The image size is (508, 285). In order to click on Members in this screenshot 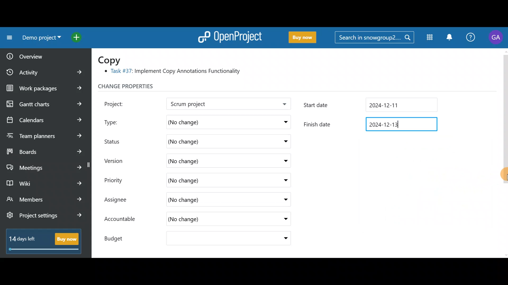, I will do `click(44, 200)`.